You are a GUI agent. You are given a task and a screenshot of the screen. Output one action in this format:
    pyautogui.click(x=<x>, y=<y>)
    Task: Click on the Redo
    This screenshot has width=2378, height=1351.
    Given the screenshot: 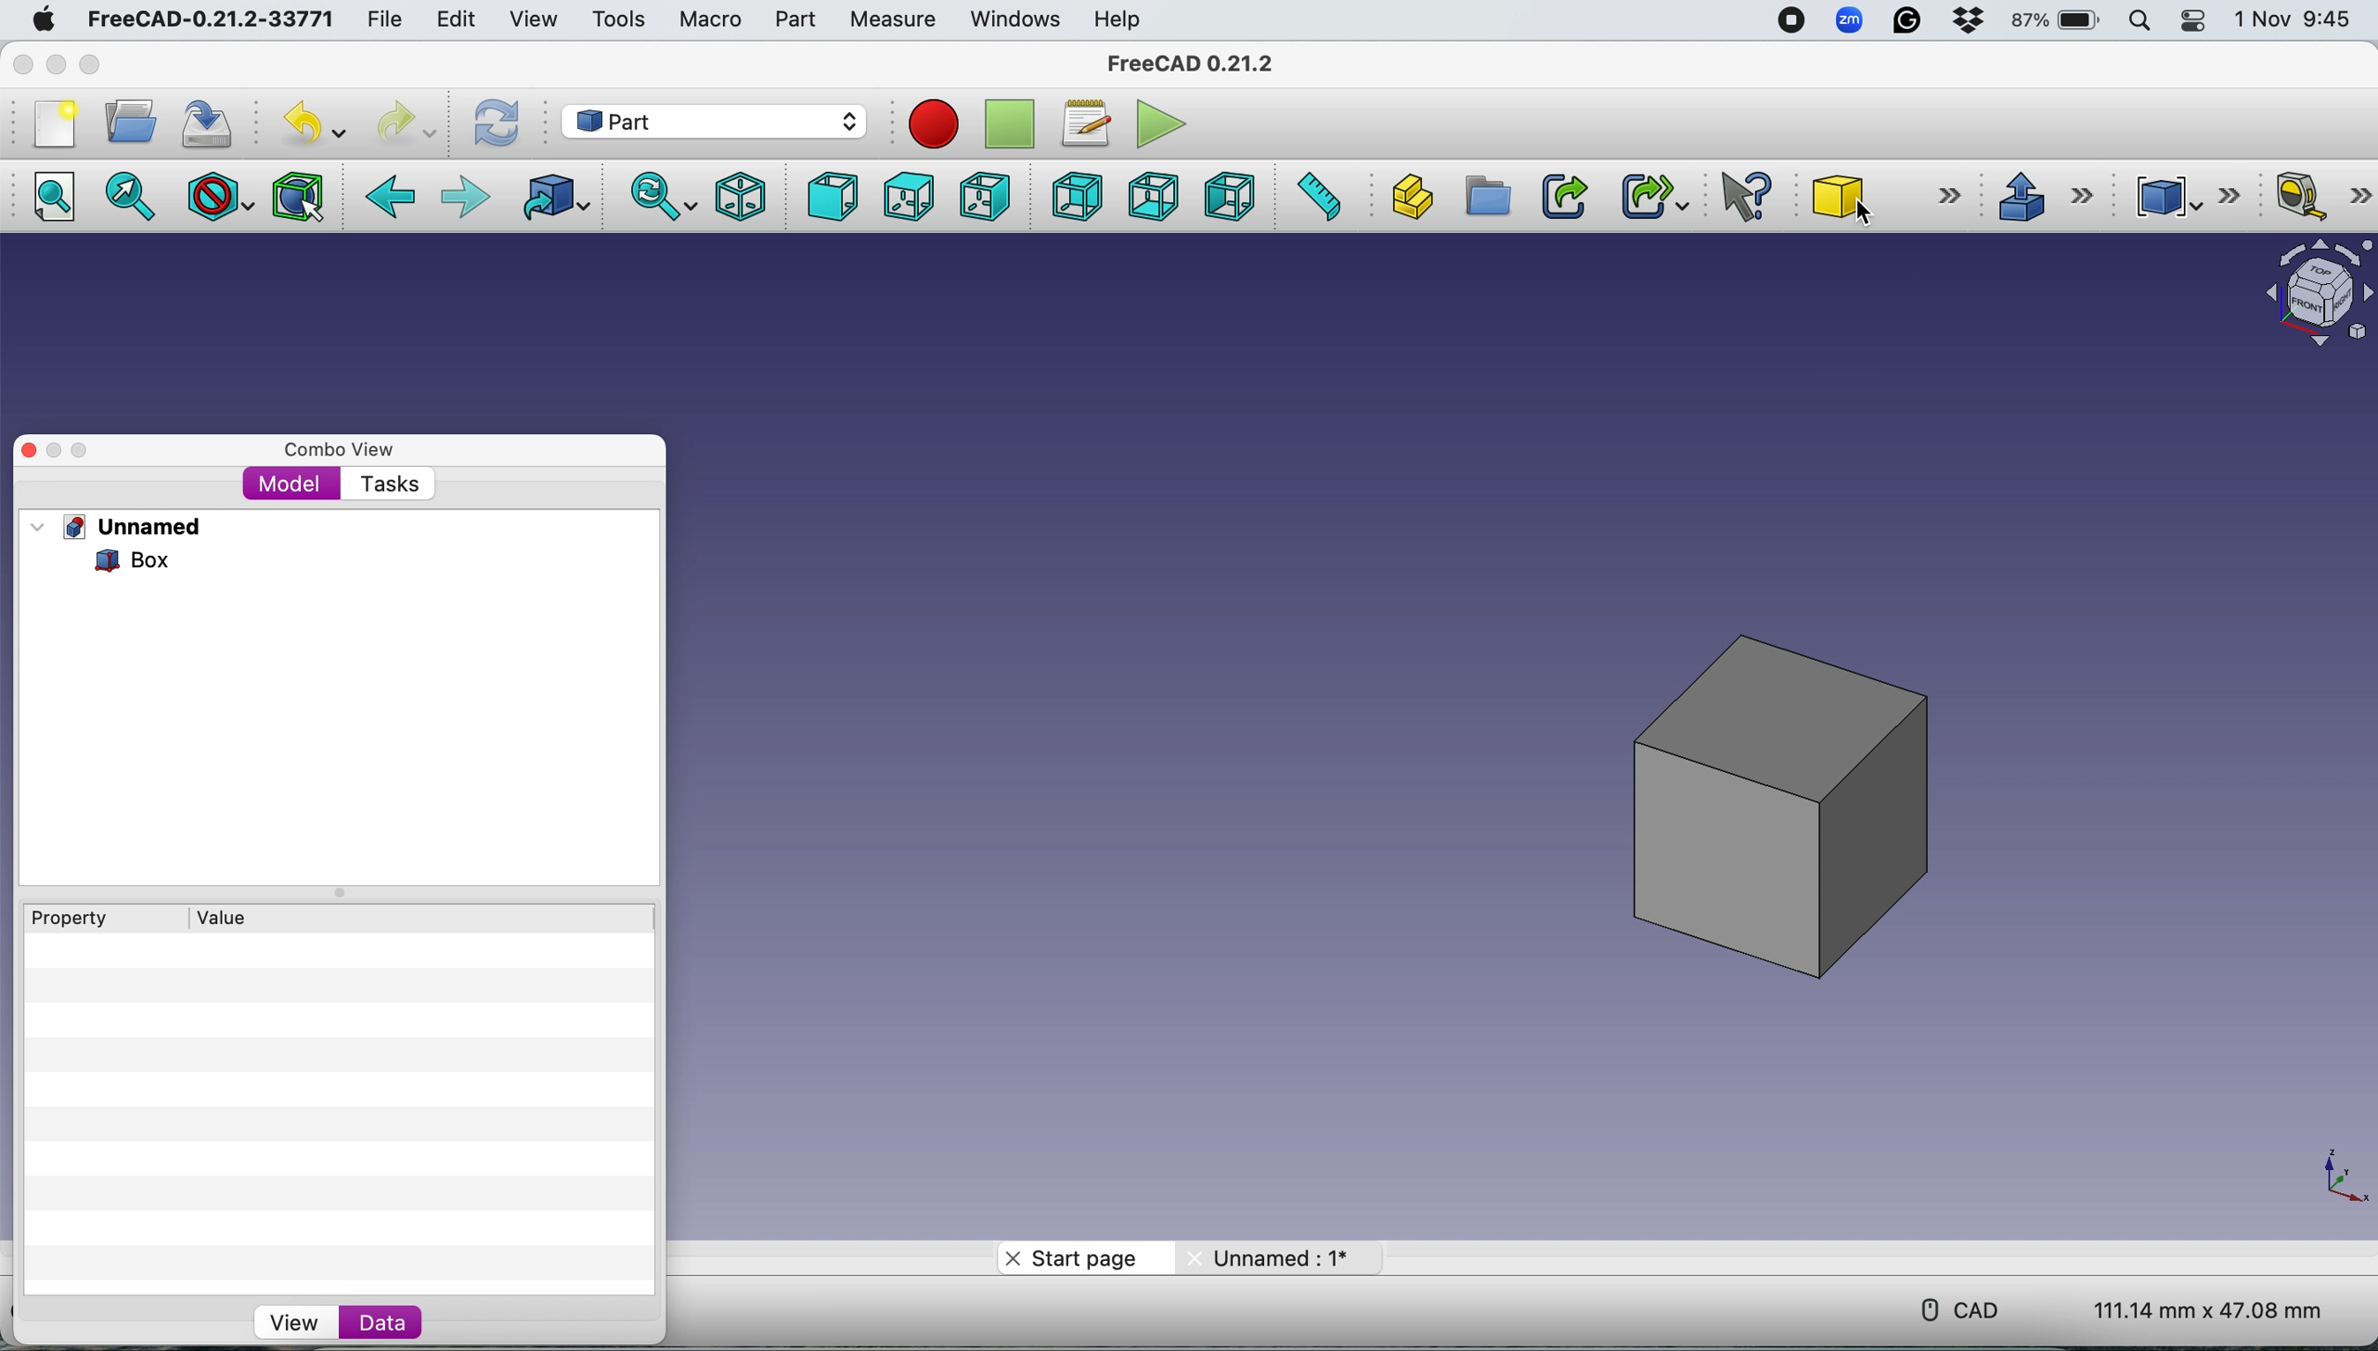 What is the action you would take?
    pyautogui.click(x=403, y=124)
    